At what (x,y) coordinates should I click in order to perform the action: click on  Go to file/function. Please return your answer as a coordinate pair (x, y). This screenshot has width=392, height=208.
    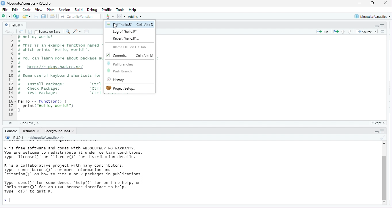
    Looking at the image, I should click on (79, 17).